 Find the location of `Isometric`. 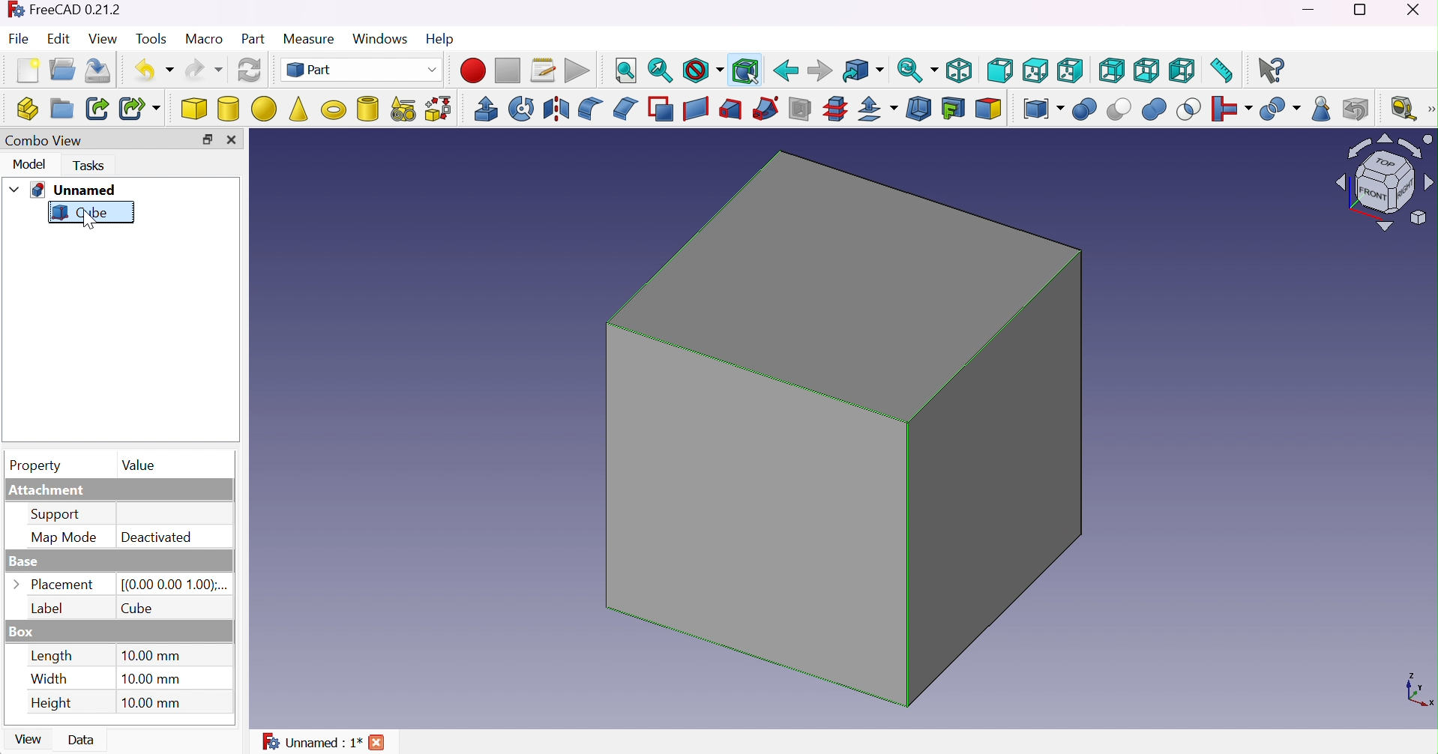

Isometric is located at coordinates (960, 73).